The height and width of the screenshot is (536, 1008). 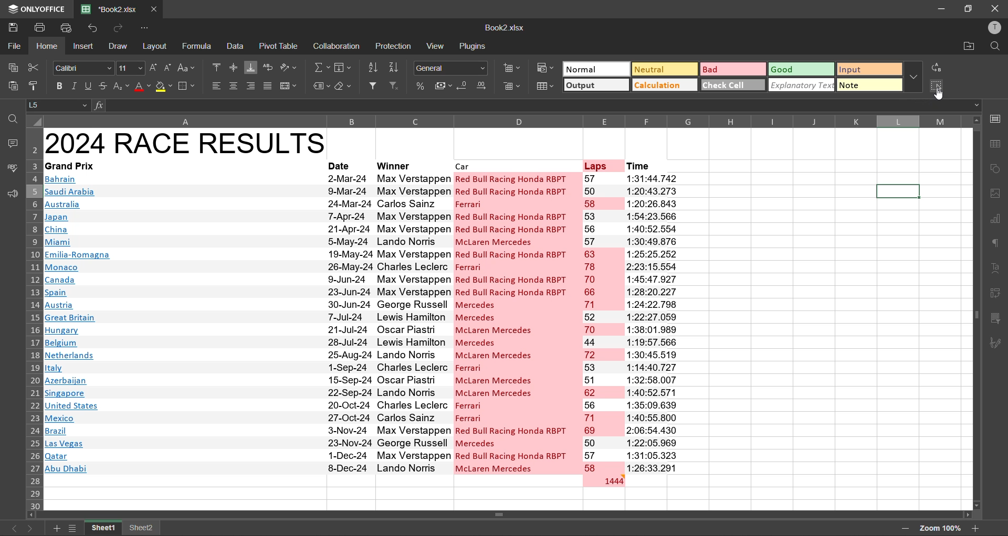 What do you see at coordinates (866, 69) in the screenshot?
I see `input` at bounding box center [866, 69].